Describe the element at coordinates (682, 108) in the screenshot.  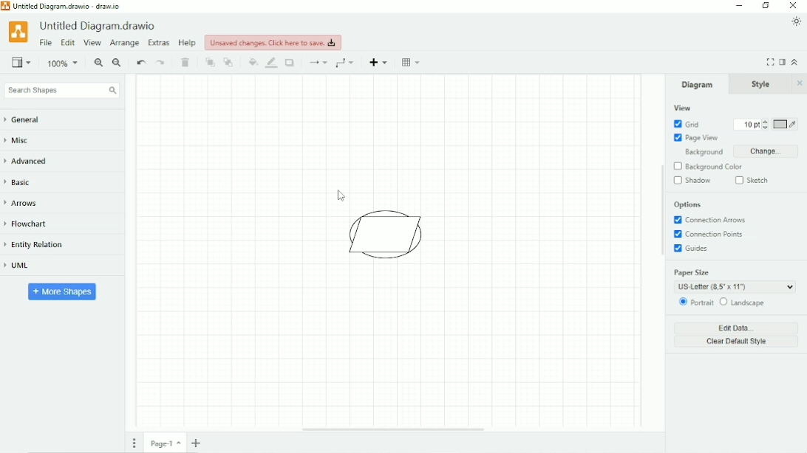
I see `View` at that location.